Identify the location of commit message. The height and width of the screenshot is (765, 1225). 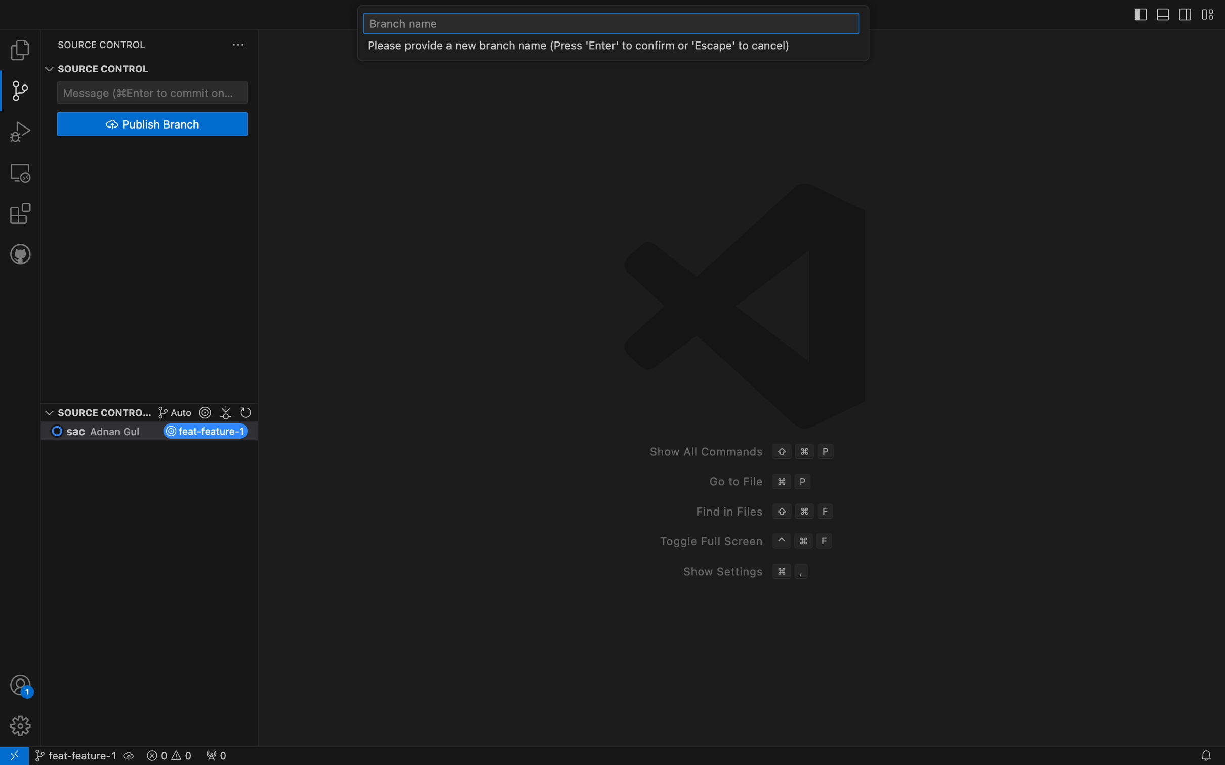
(154, 93).